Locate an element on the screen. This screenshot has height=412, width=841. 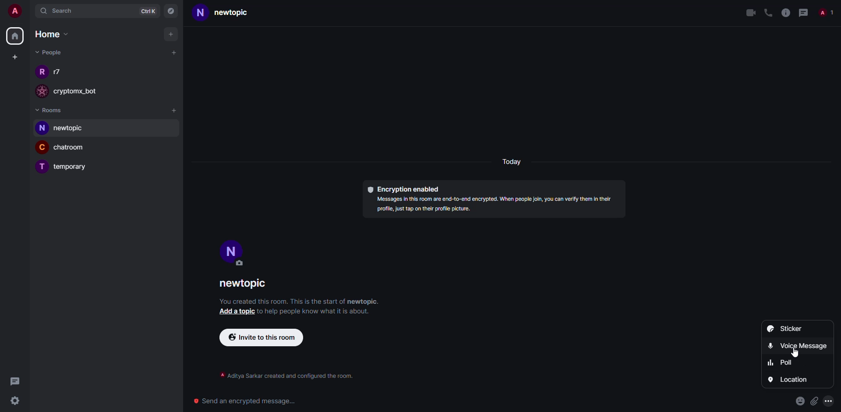
rooms is located at coordinates (53, 110).